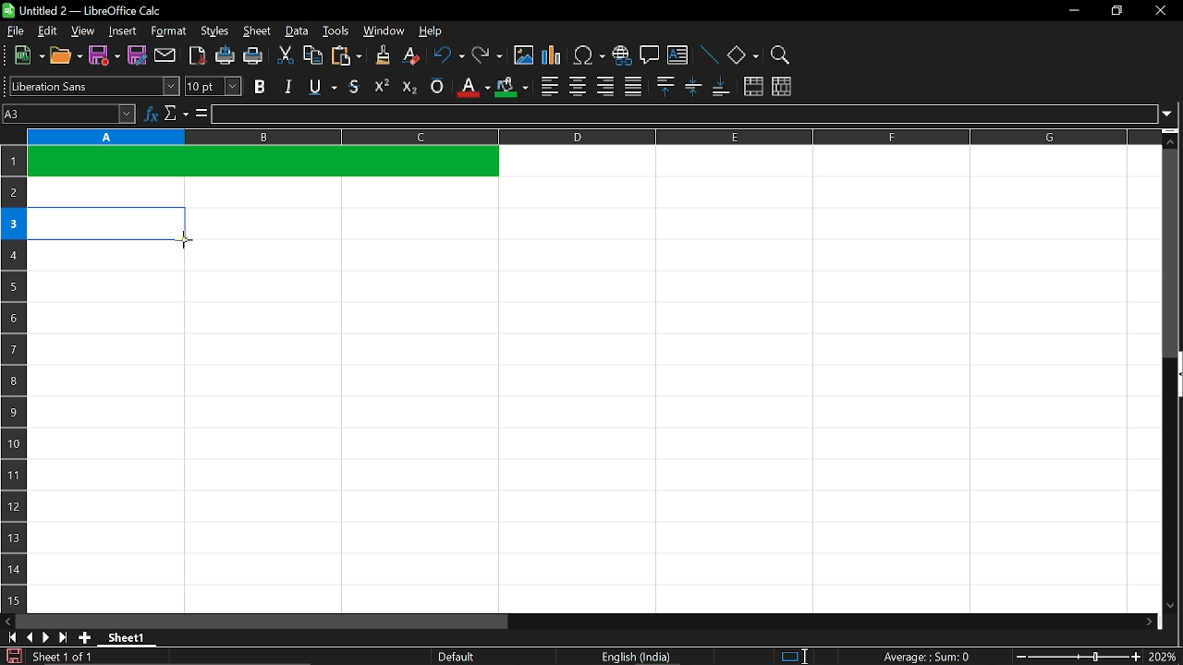 The image size is (1183, 665). Describe the element at coordinates (200, 114) in the screenshot. I see `formula` at that location.